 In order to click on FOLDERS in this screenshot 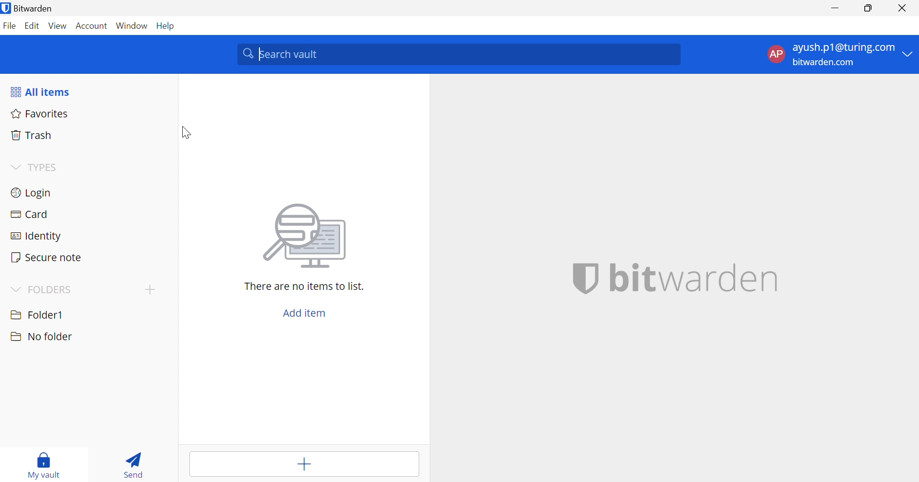, I will do `click(50, 289)`.